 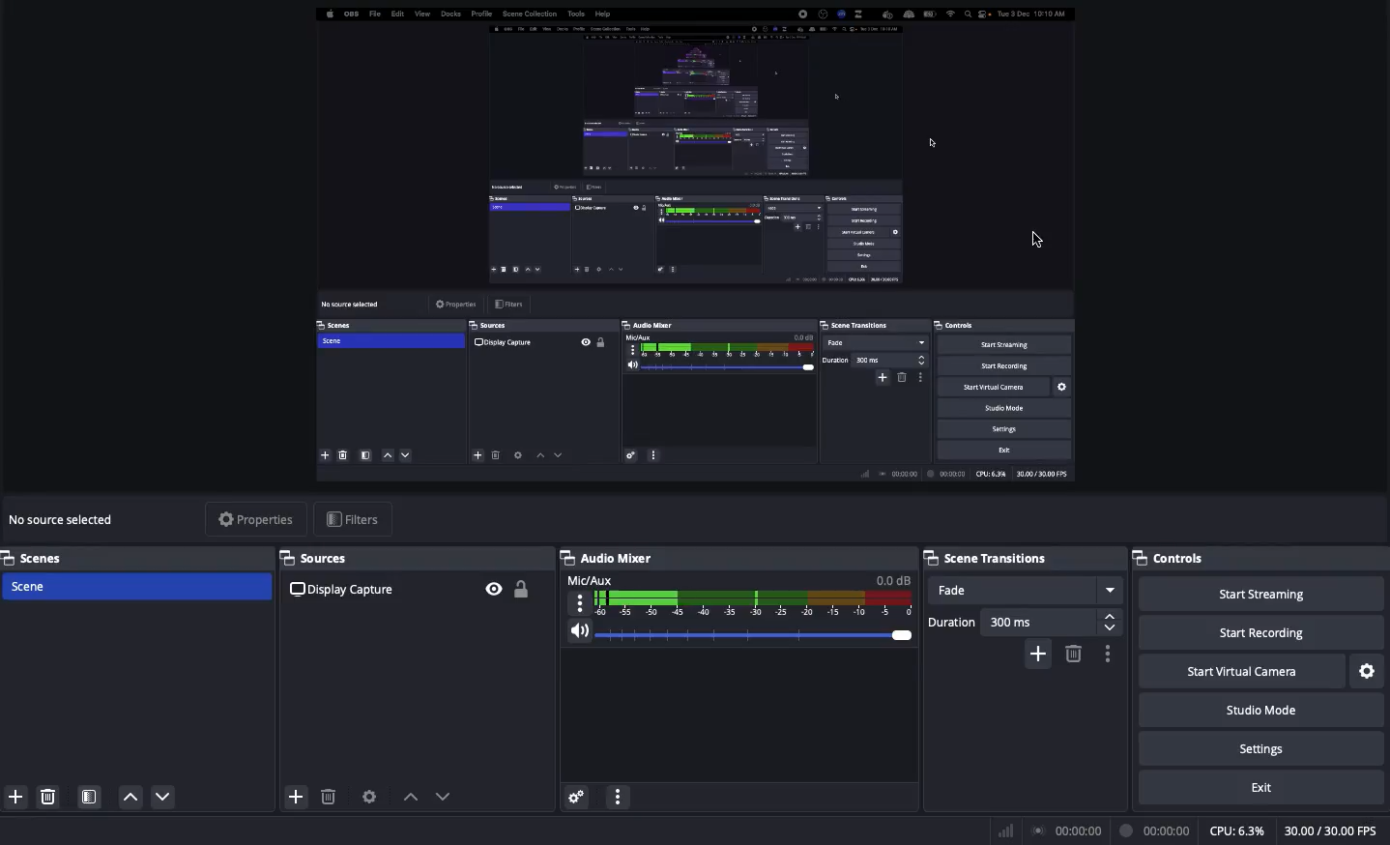 I want to click on Options, so click(x=1105, y=654).